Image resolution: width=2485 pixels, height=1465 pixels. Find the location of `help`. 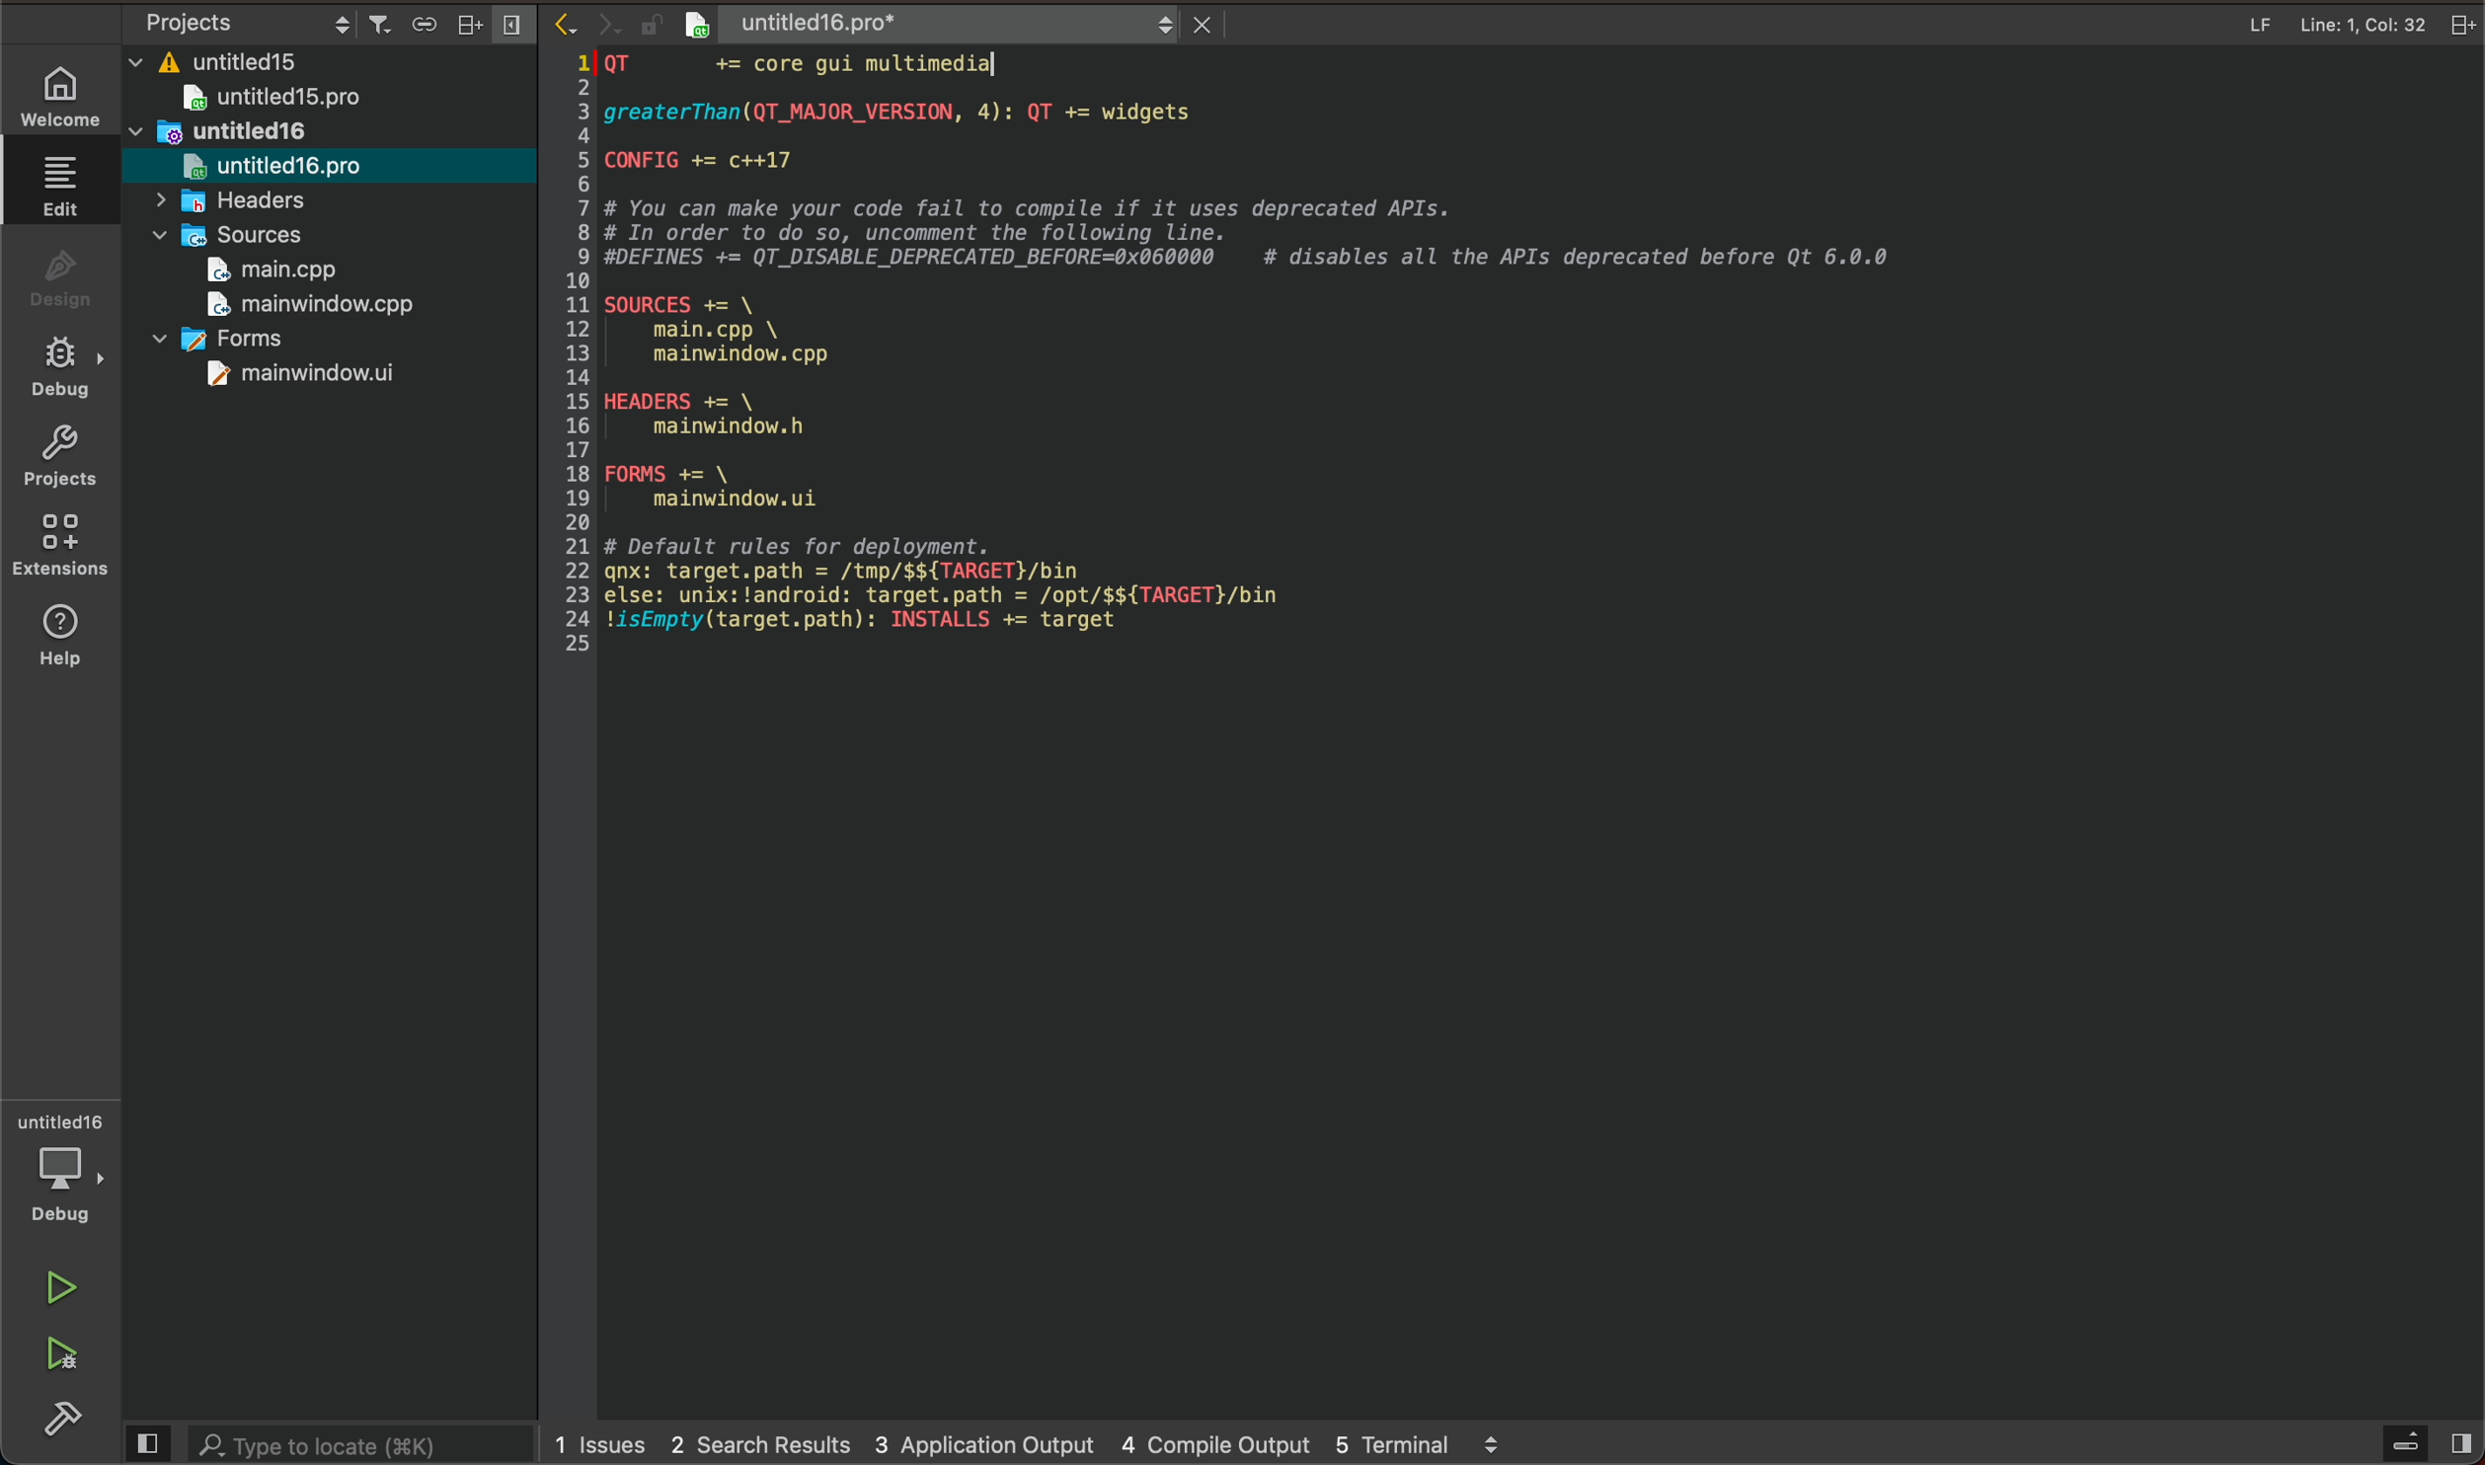

help is located at coordinates (66, 635).